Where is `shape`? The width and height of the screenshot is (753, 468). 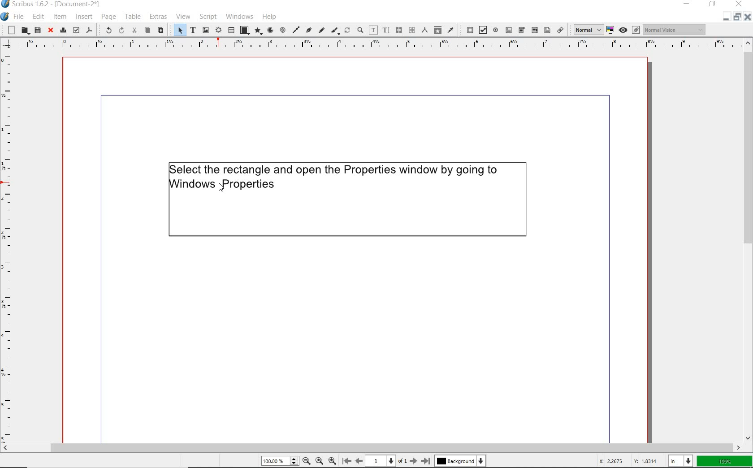
shape is located at coordinates (245, 30).